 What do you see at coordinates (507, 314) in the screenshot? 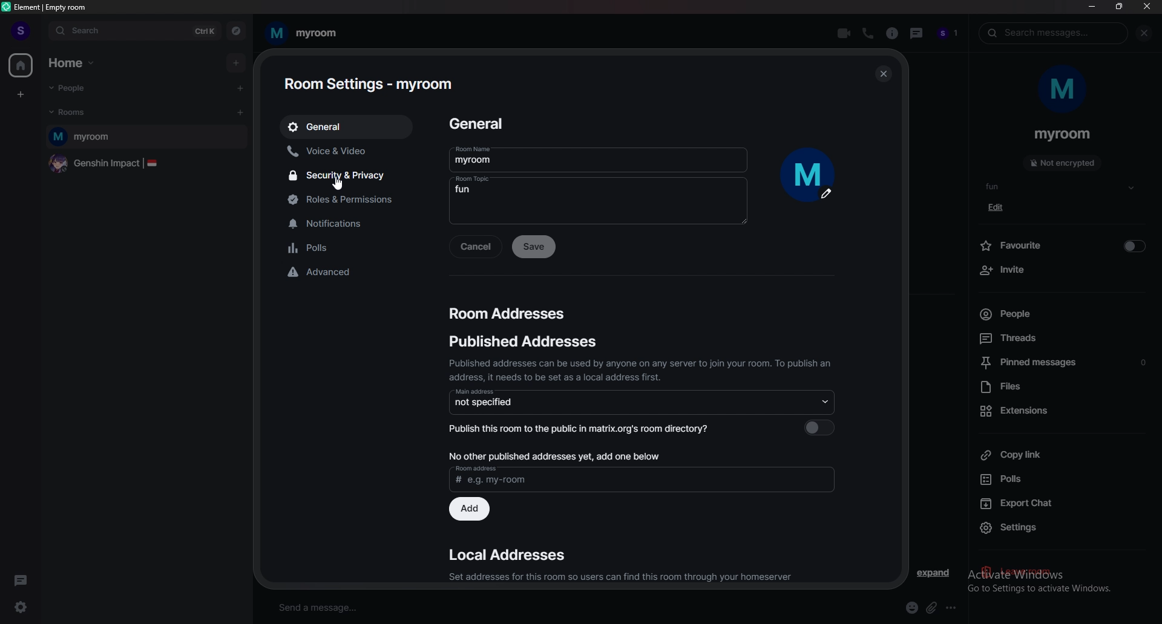
I see `room addresses` at bounding box center [507, 314].